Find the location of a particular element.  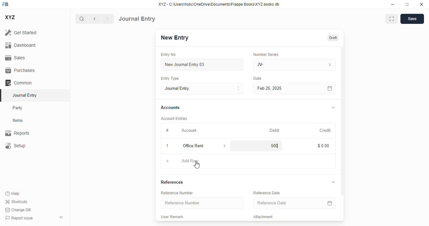

close is located at coordinates (421, 4).